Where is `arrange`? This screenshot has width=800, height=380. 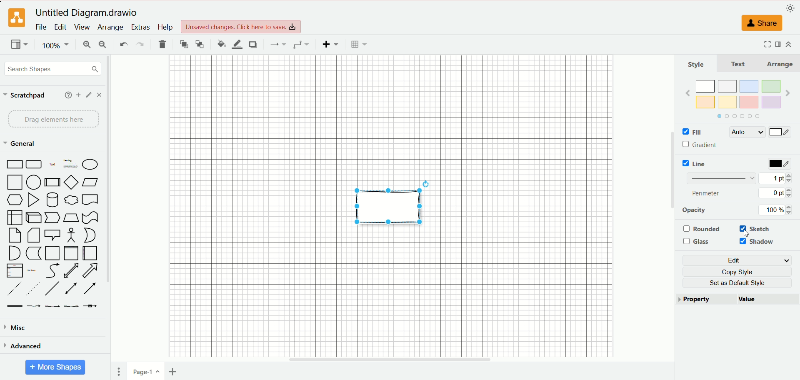
arrange is located at coordinates (778, 64).